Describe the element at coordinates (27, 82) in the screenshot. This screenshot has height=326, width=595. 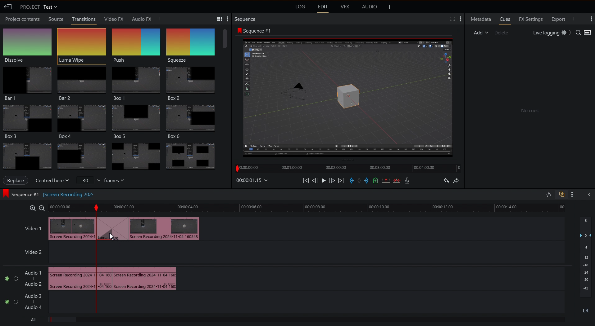
I see `Bar 1` at that location.